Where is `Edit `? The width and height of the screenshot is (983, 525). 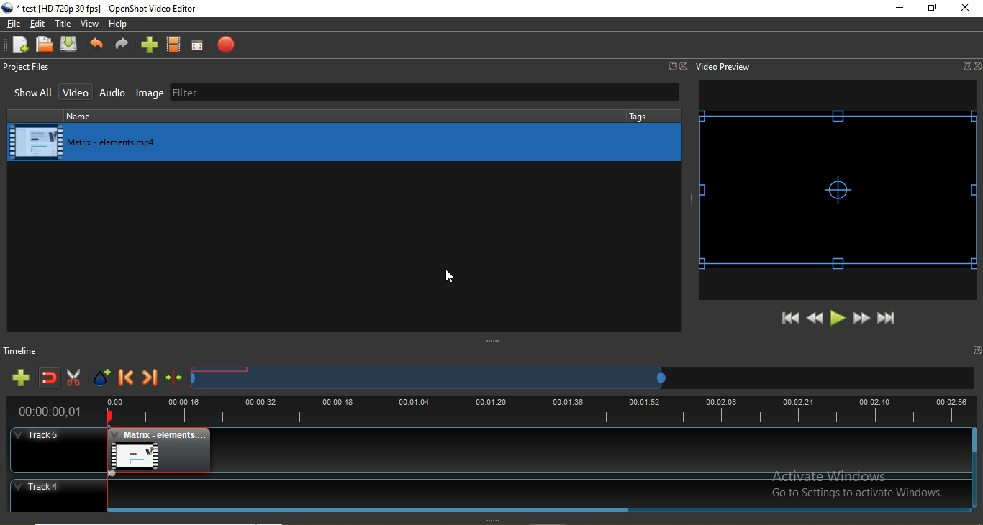 Edit  is located at coordinates (40, 24).